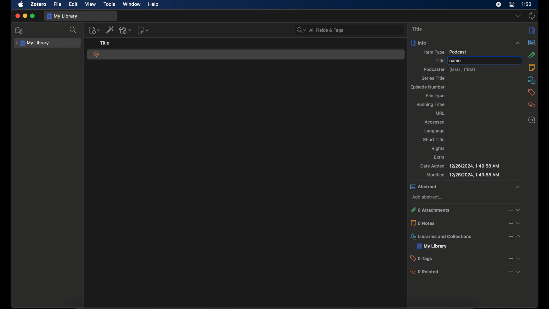 This screenshot has width=549, height=309. I want to click on 0 tags, so click(467, 258).